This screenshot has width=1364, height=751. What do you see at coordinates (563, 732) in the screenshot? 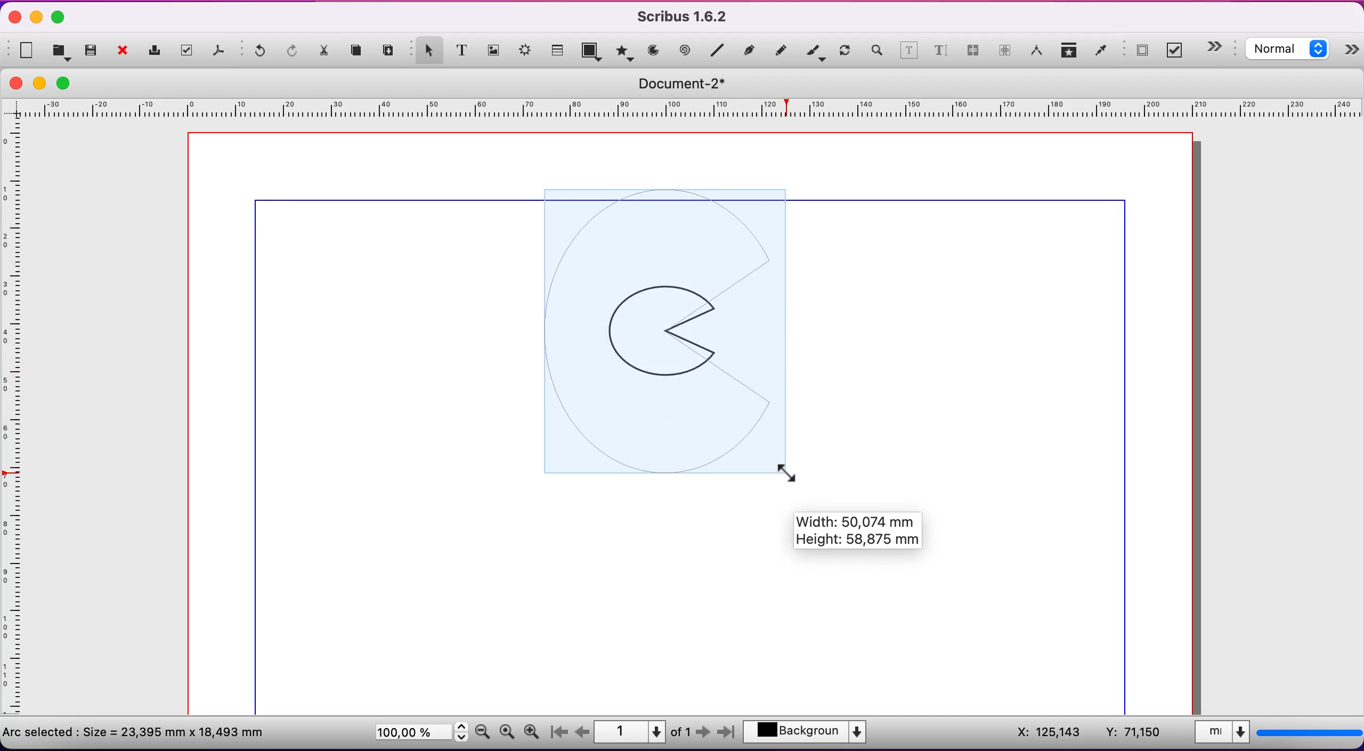
I see `go to the first page` at bounding box center [563, 732].